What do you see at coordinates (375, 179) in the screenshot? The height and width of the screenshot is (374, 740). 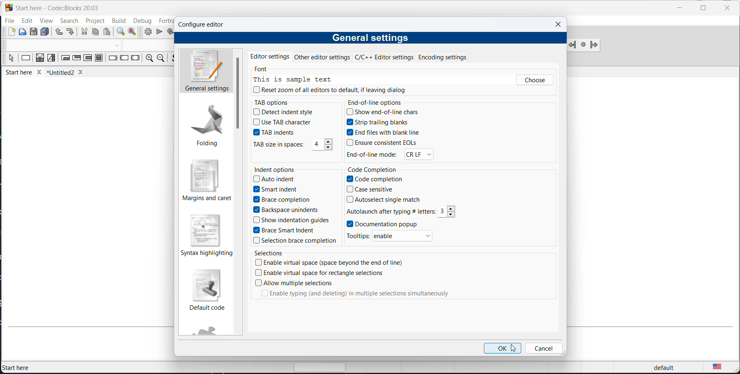 I see `code completion checkbox` at bounding box center [375, 179].